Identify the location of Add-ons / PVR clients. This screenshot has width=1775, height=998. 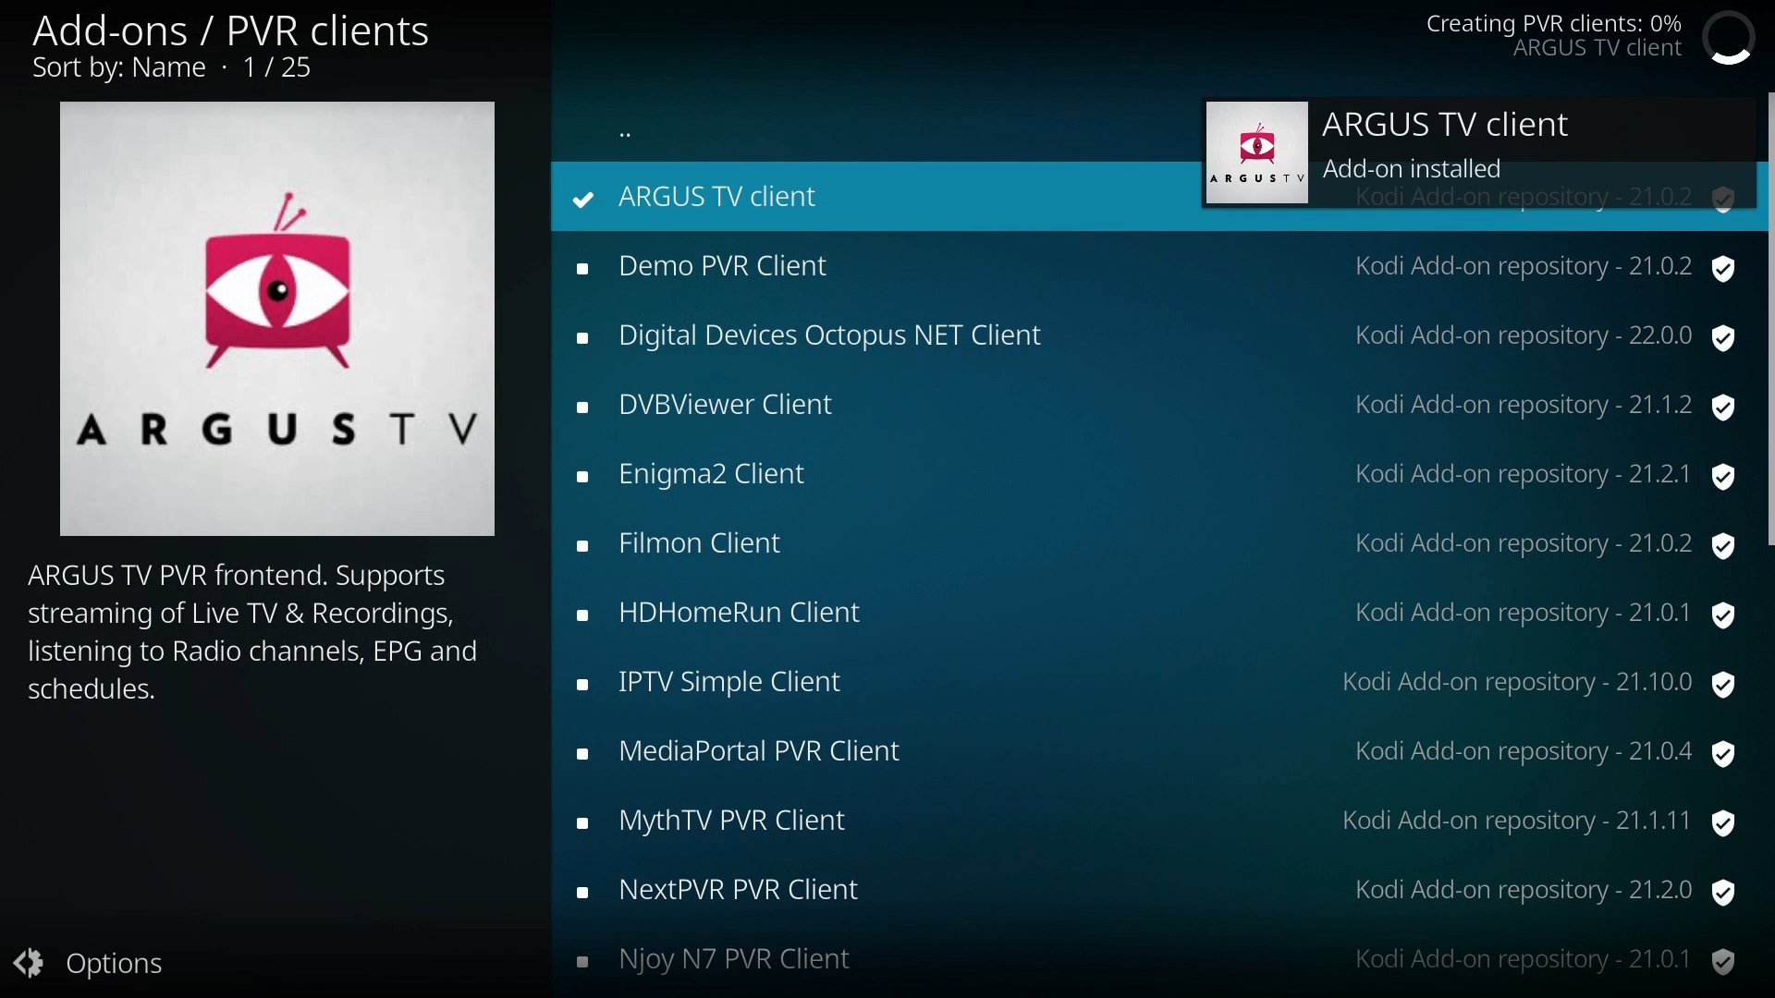
(223, 27).